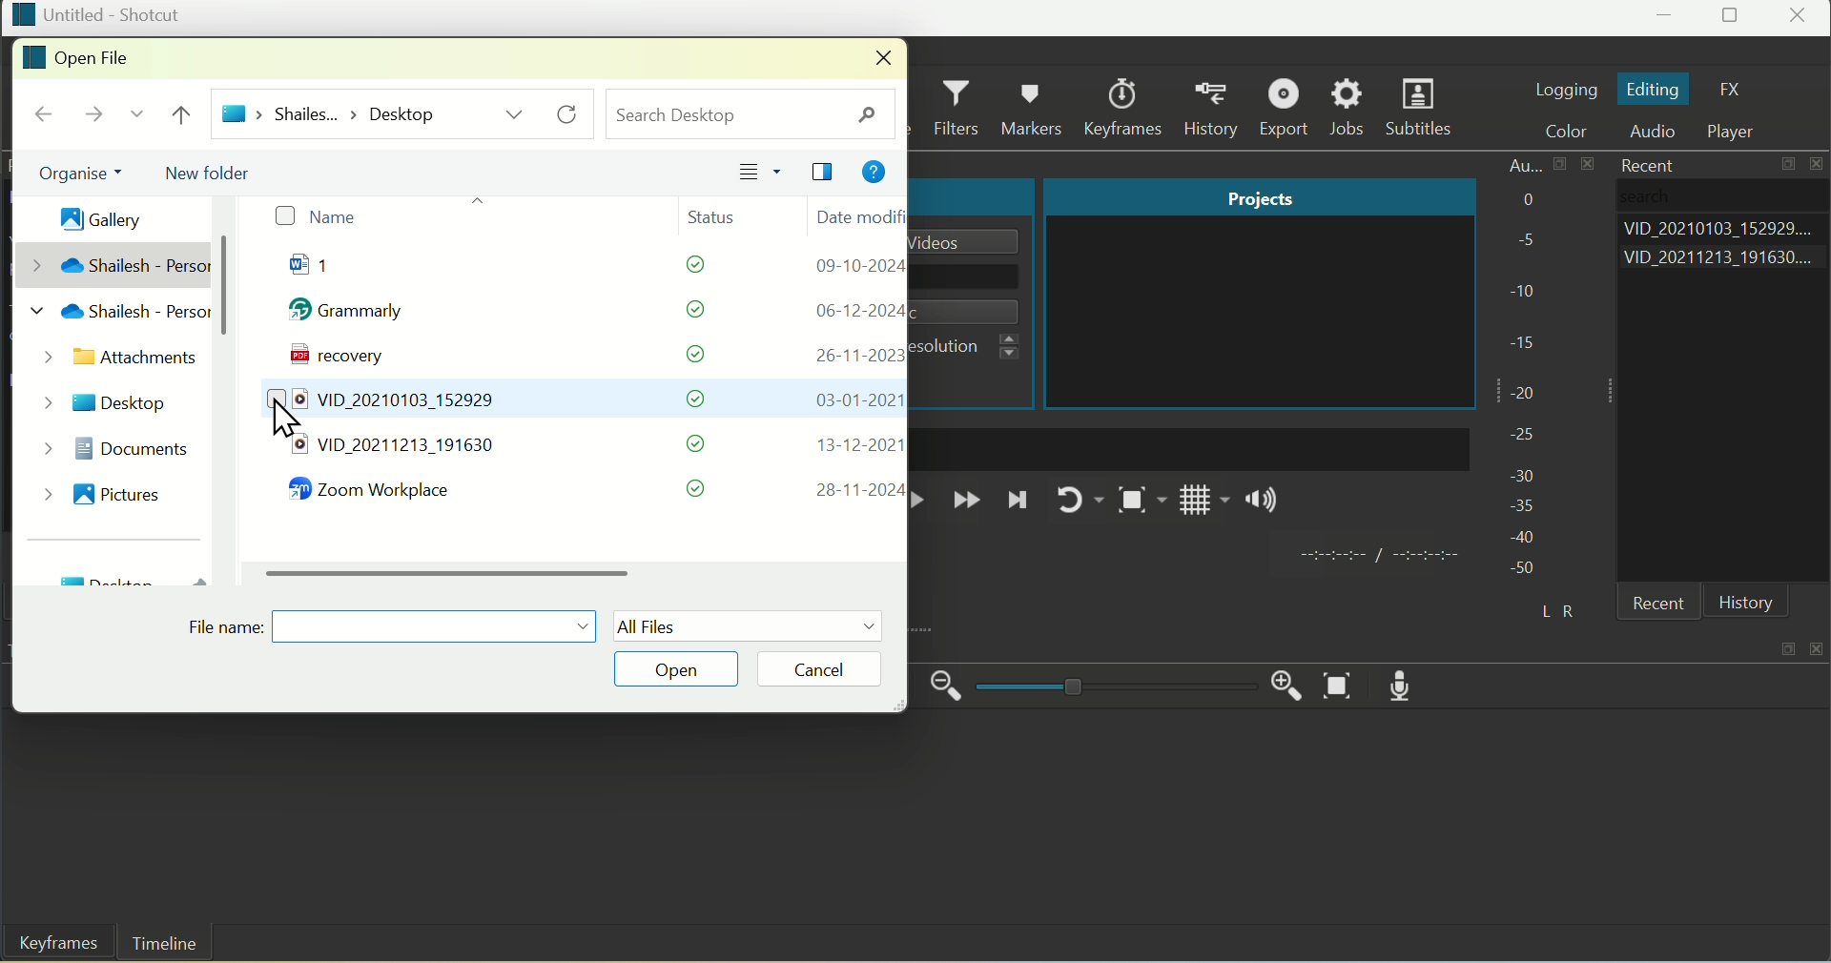  Describe the element at coordinates (856, 310) in the screenshot. I see `date` at that location.